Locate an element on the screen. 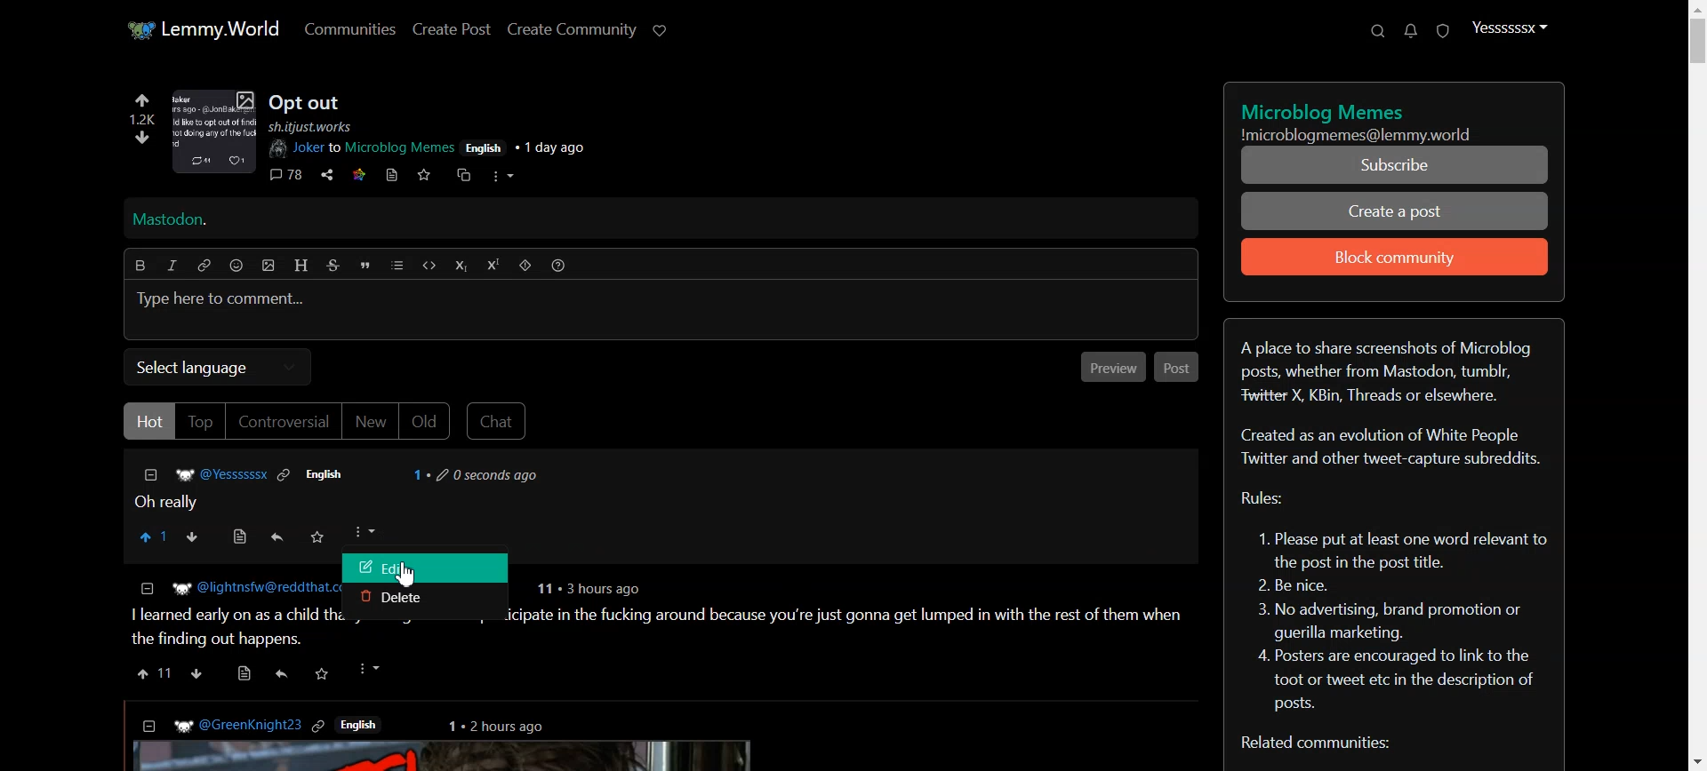 This screenshot has width=1707, height=771. share is located at coordinates (327, 175).